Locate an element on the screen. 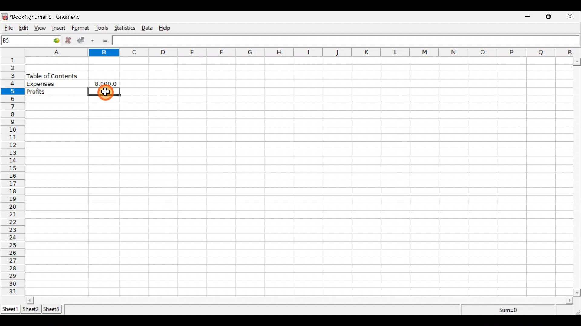 This screenshot has width=581, height=326. Accept change in multiple cells is located at coordinates (95, 40).